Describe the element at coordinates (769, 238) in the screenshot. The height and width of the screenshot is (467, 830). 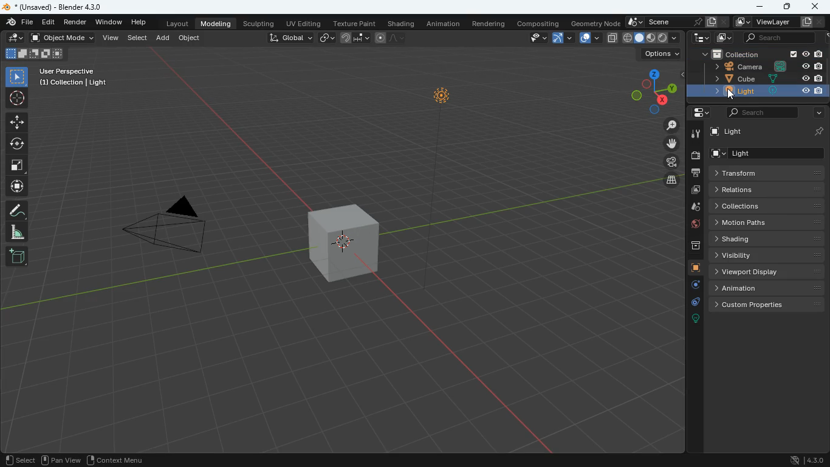
I see `shading` at that location.